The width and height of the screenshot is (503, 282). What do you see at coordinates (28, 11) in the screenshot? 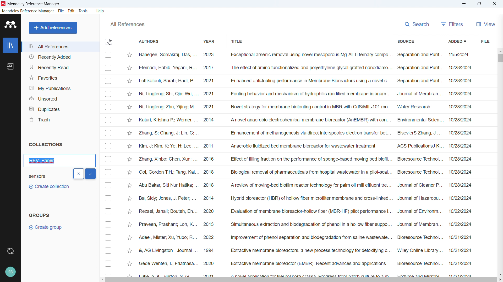
I see `Mendeley reference manager ` at bounding box center [28, 11].